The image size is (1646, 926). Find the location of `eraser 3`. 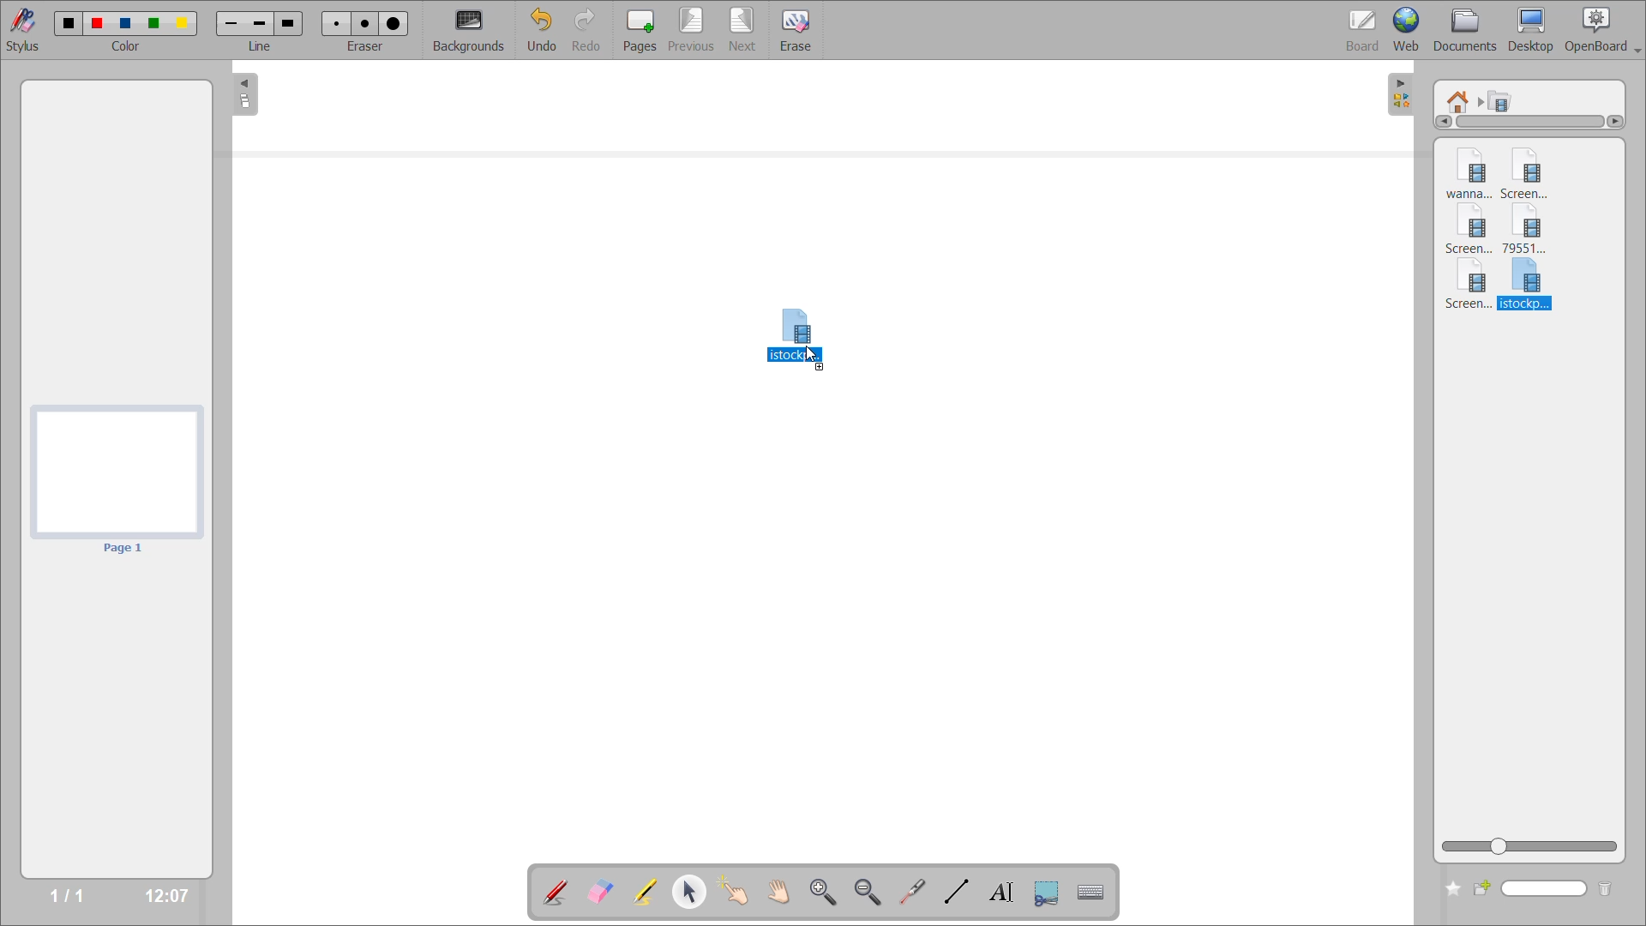

eraser 3 is located at coordinates (393, 23).